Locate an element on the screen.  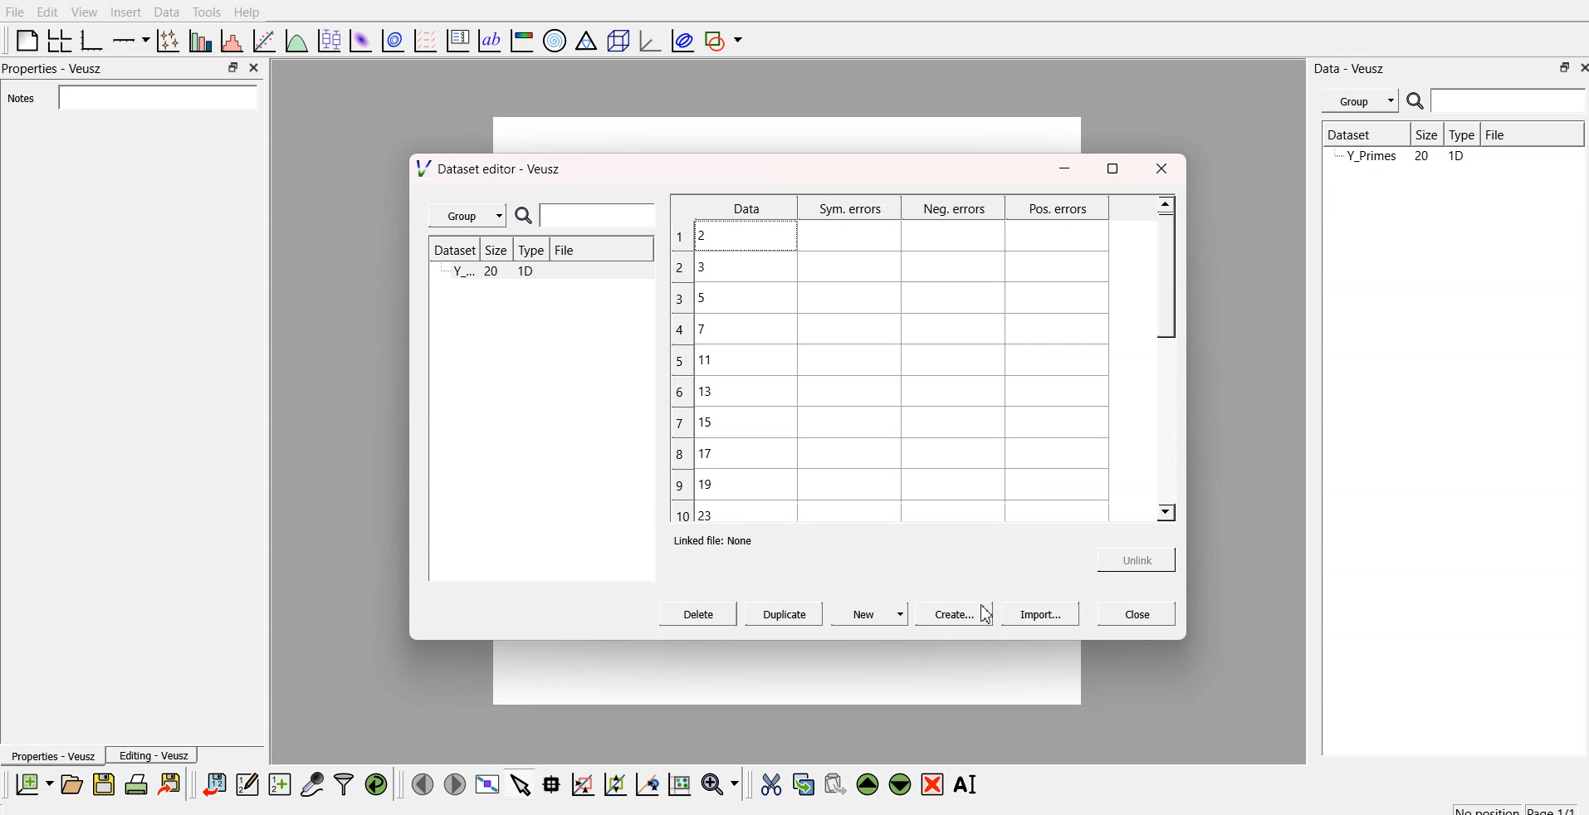
Notes is located at coordinates (19, 99).